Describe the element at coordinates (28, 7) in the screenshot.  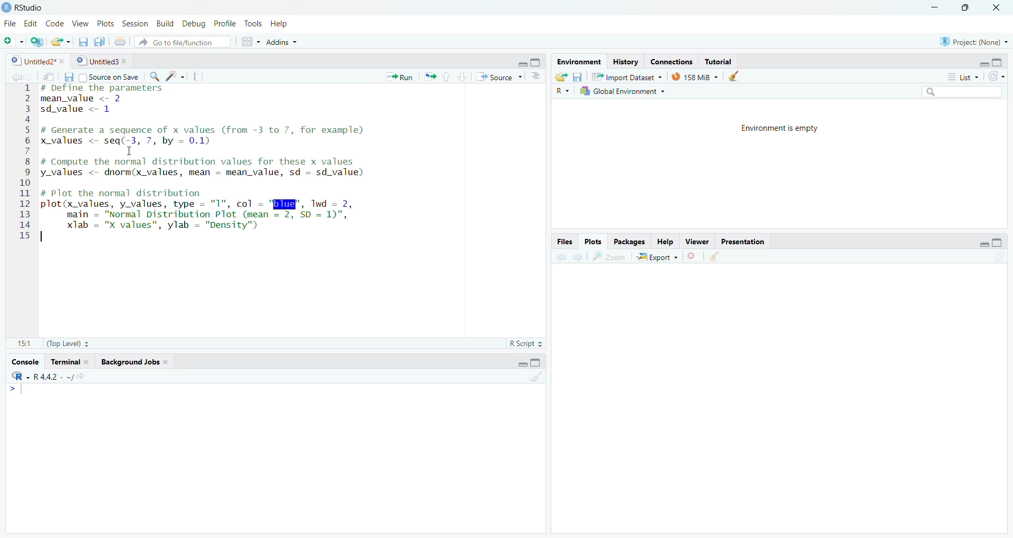
I see `RStudio` at that location.